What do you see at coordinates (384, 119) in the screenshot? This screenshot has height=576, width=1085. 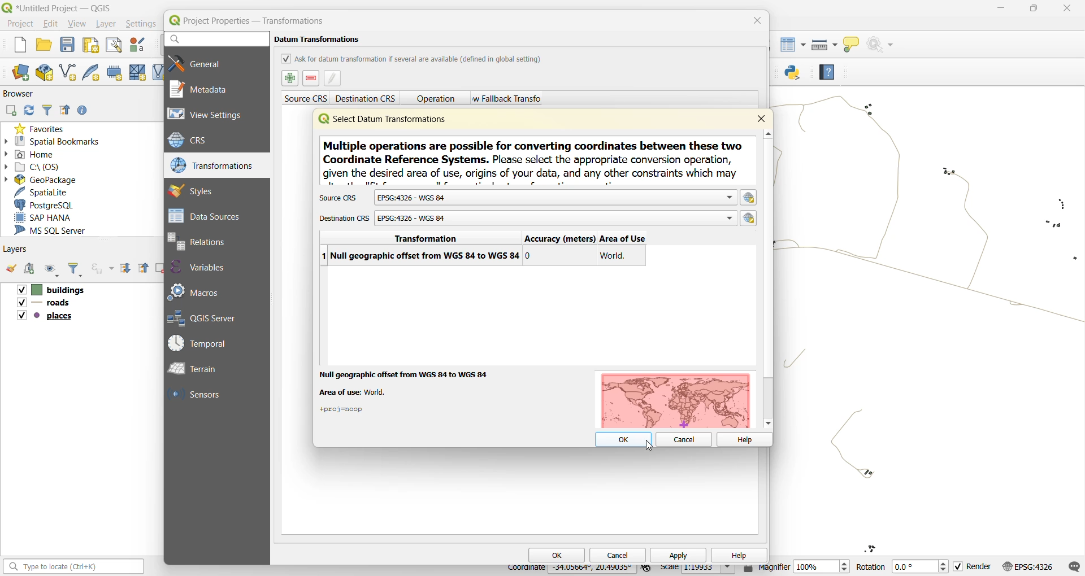 I see `select datum transformations` at bounding box center [384, 119].